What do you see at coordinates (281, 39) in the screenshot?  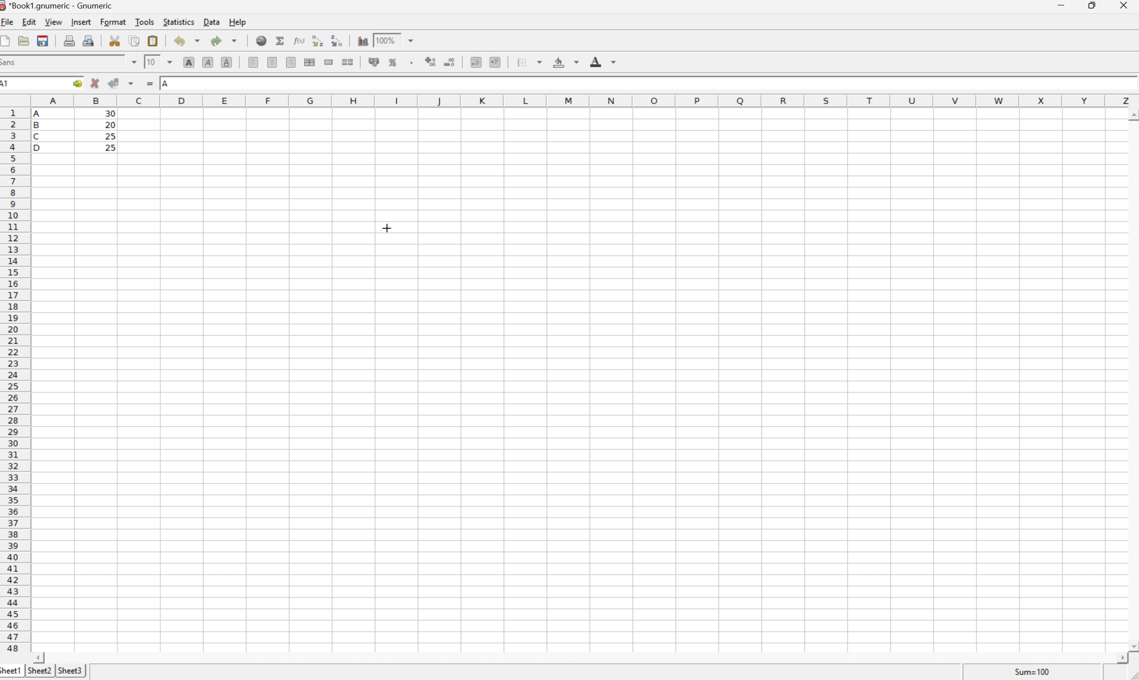 I see `Sum into current cell` at bounding box center [281, 39].